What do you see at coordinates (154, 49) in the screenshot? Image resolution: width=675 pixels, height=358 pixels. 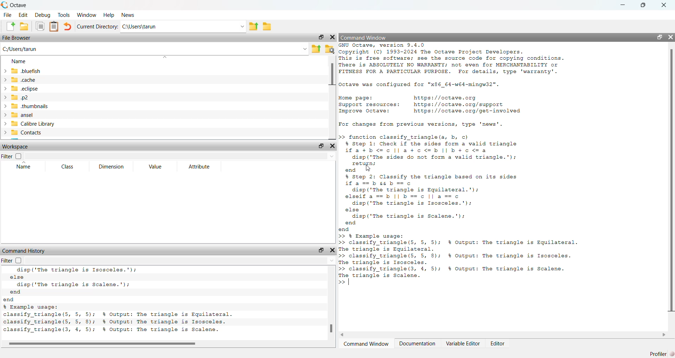 I see `enter the path or file name` at bounding box center [154, 49].